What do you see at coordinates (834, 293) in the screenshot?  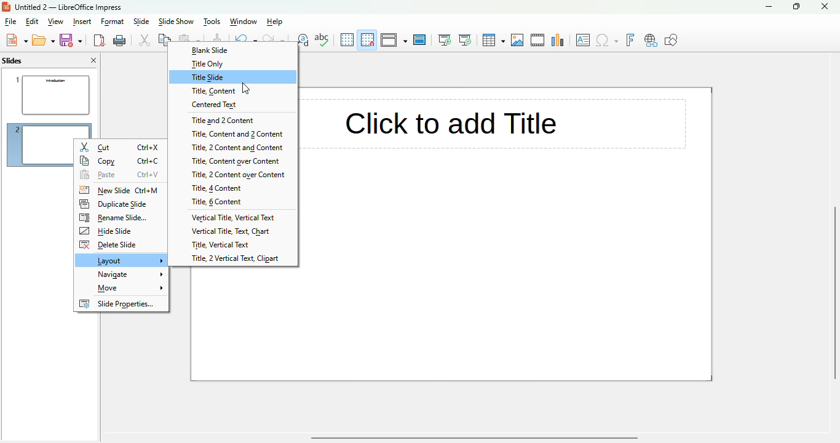 I see `vertical scrollbar` at bounding box center [834, 293].